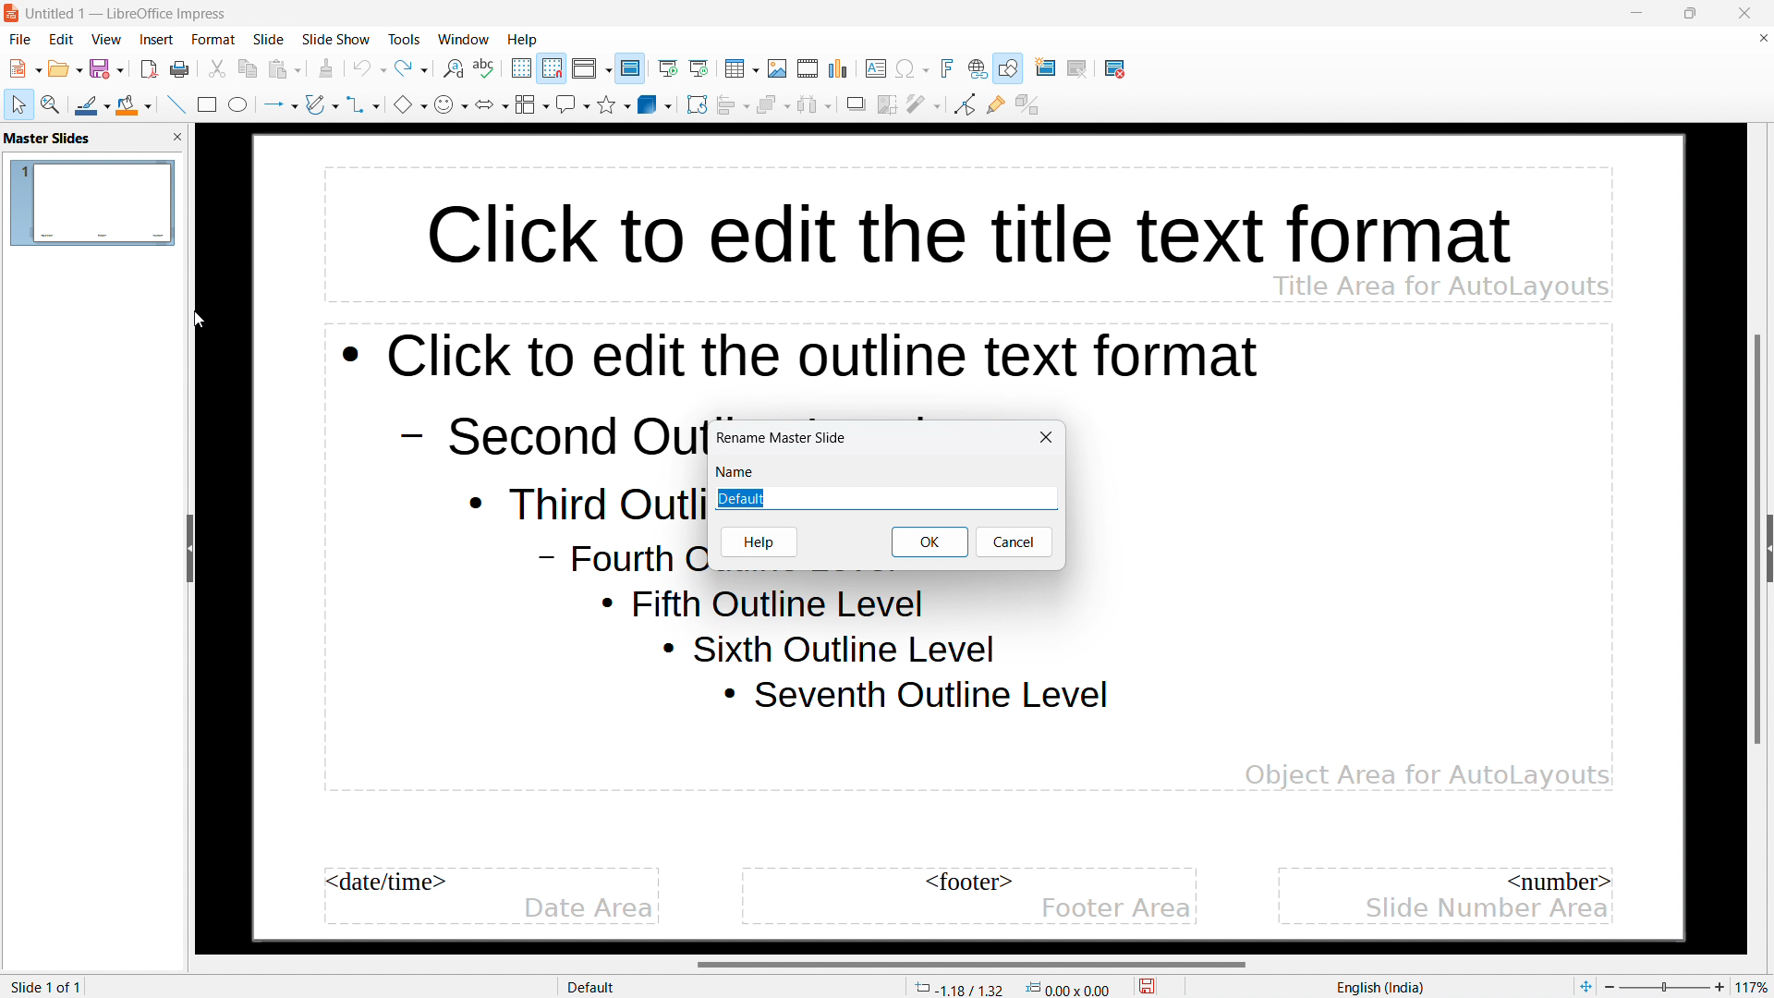  Describe the element at coordinates (492, 103) in the screenshot. I see `block arrows` at that location.